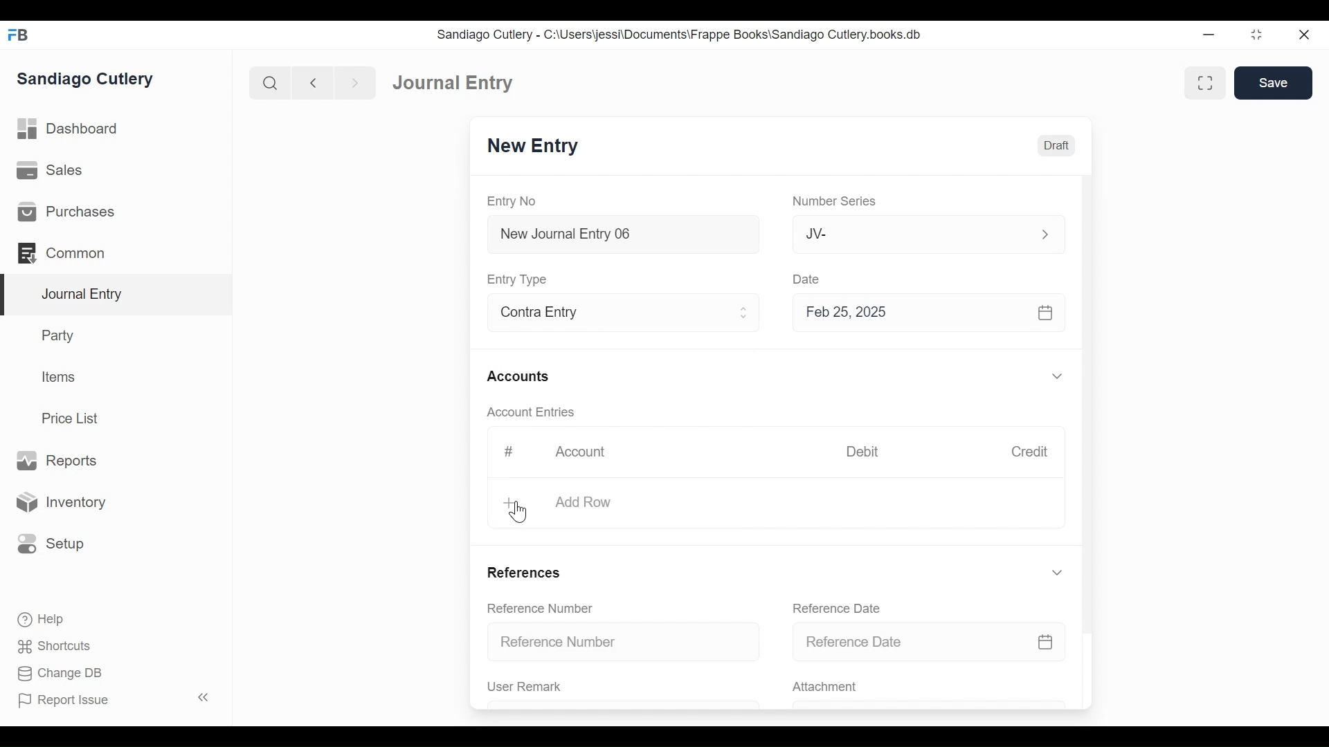 Image resolution: width=1329 pixels, height=747 pixels. What do you see at coordinates (512, 202) in the screenshot?
I see `Entry No` at bounding box center [512, 202].